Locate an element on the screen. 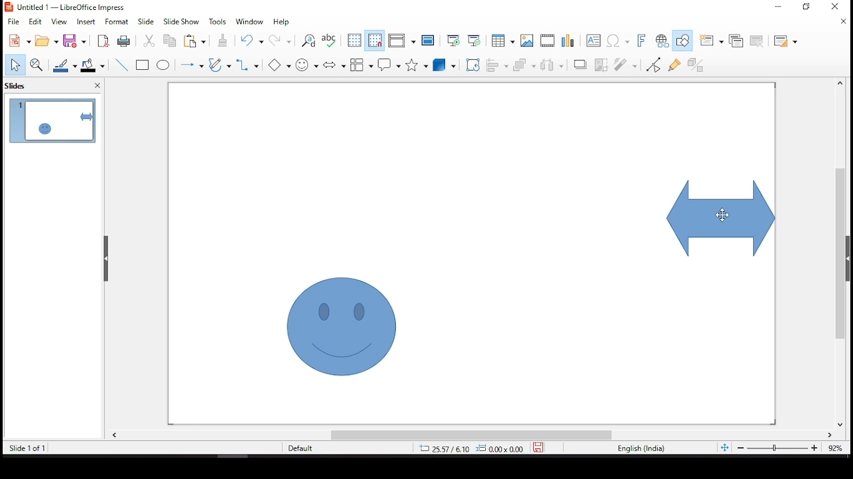  new slide is located at coordinates (710, 41).